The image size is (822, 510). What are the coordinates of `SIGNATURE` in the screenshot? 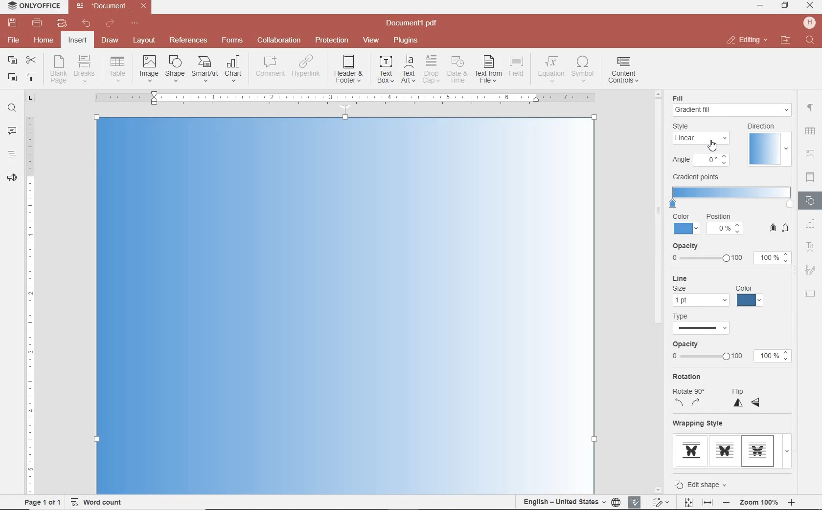 It's located at (810, 271).